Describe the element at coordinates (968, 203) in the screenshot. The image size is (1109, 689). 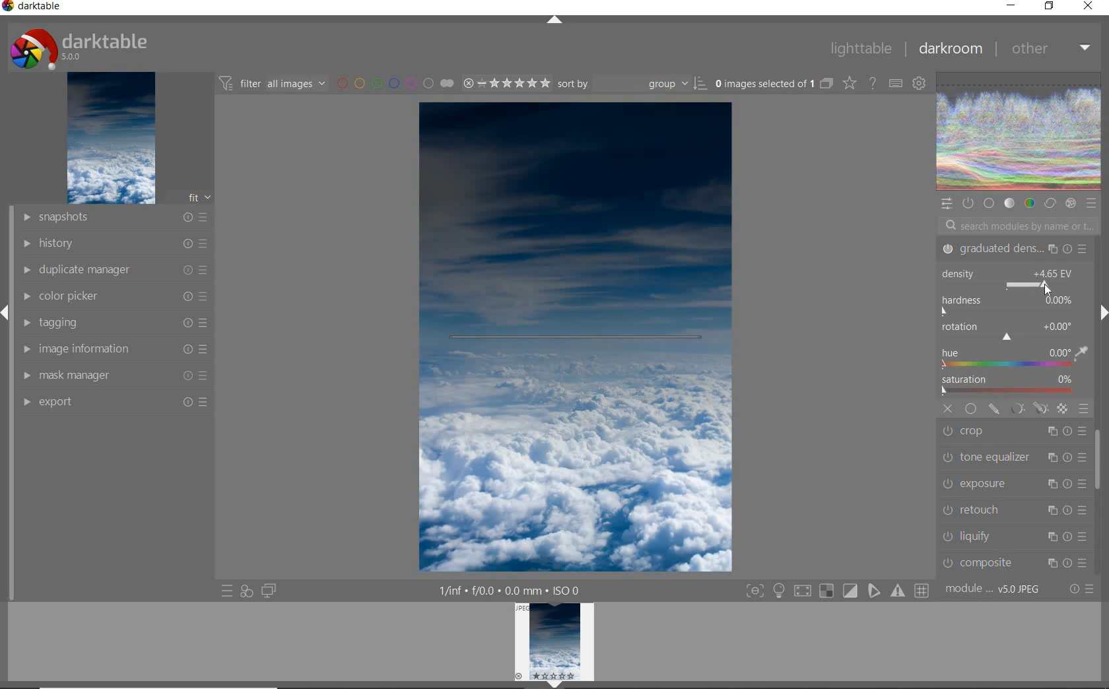
I see `SHOW ONLY ACTIVE MODULES` at that location.